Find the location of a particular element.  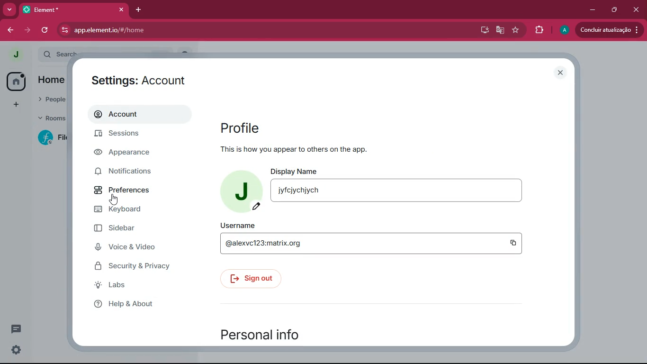

add tab is located at coordinates (138, 10).